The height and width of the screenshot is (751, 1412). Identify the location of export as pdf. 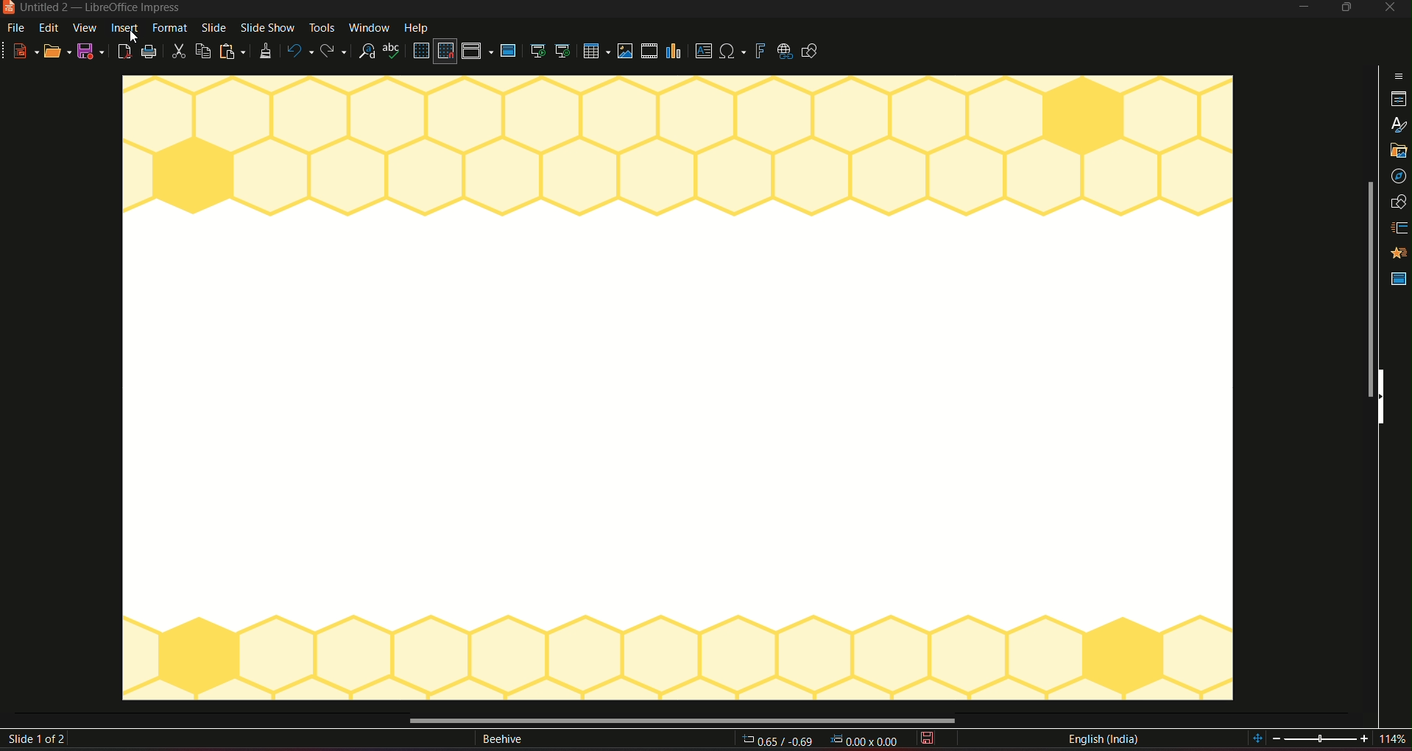
(123, 52).